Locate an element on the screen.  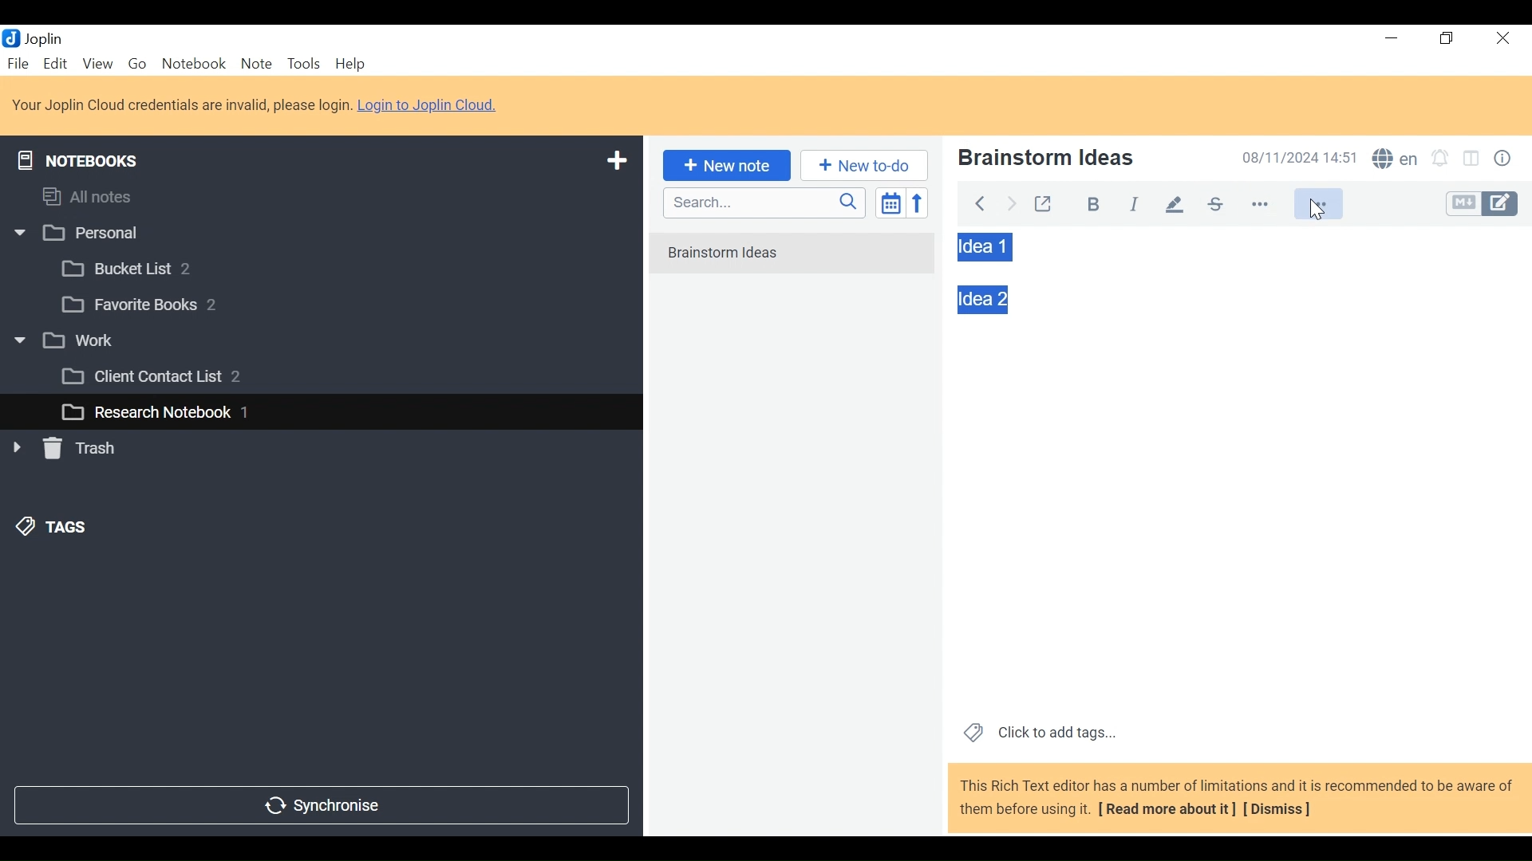
Add New Notebook is located at coordinates (615, 161).